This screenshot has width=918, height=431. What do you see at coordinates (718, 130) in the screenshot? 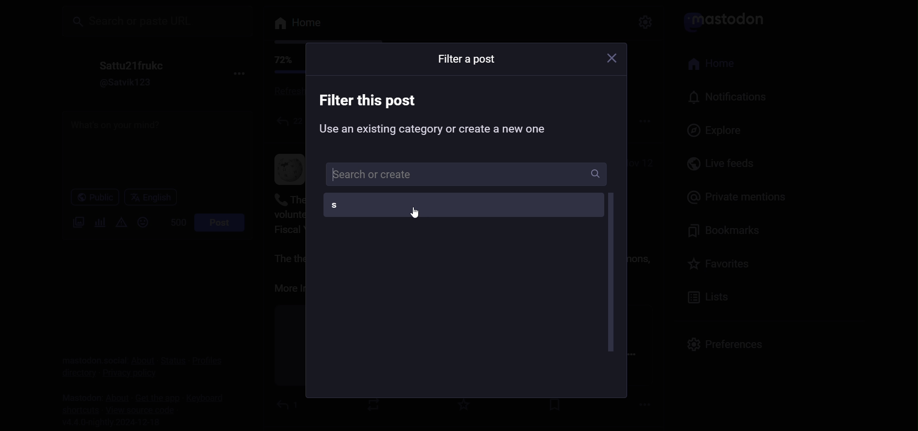
I see `explore` at bounding box center [718, 130].